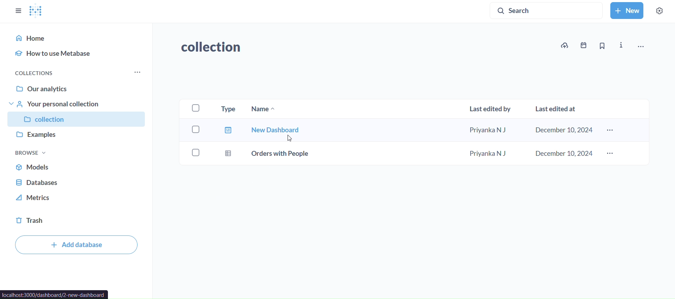 This screenshot has height=299, width=675. What do you see at coordinates (80, 137) in the screenshot?
I see `examples` at bounding box center [80, 137].